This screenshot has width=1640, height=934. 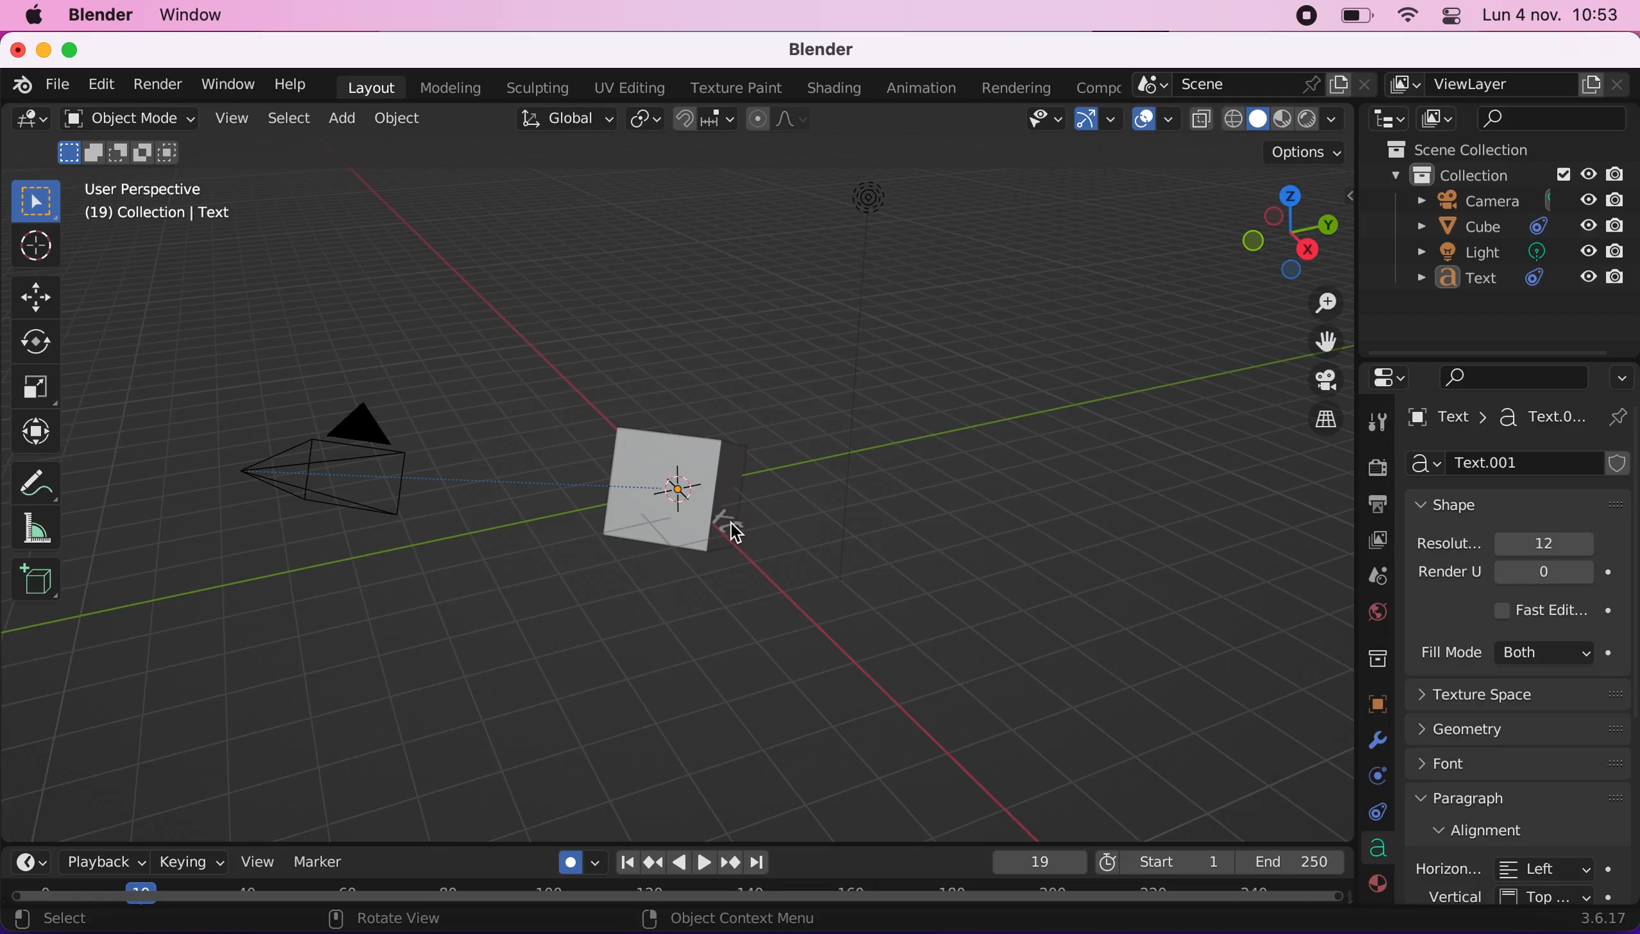 What do you see at coordinates (1498, 176) in the screenshot?
I see `collection` at bounding box center [1498, 176].